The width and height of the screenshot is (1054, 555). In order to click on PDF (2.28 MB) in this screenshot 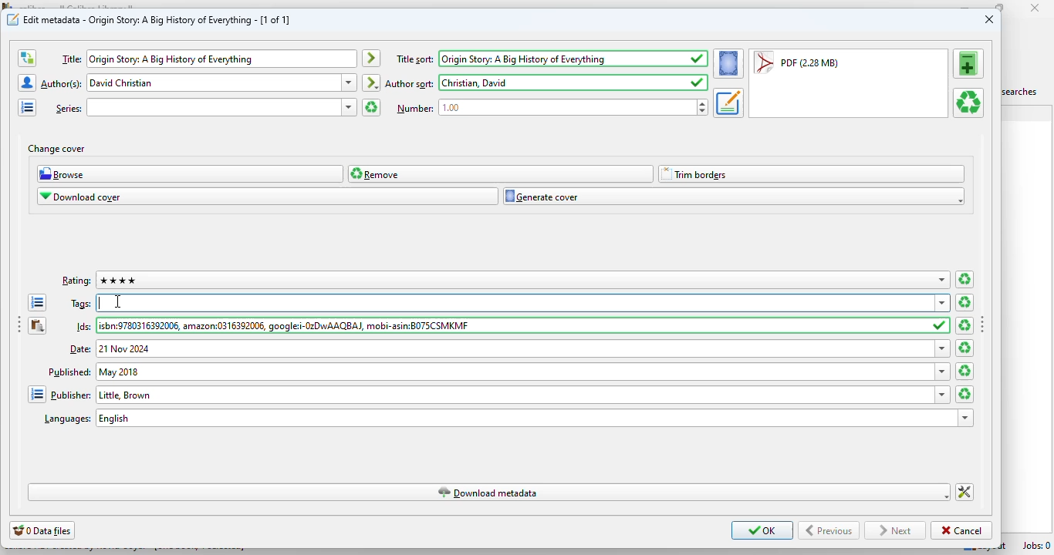, I will do `click(796, 63)`.